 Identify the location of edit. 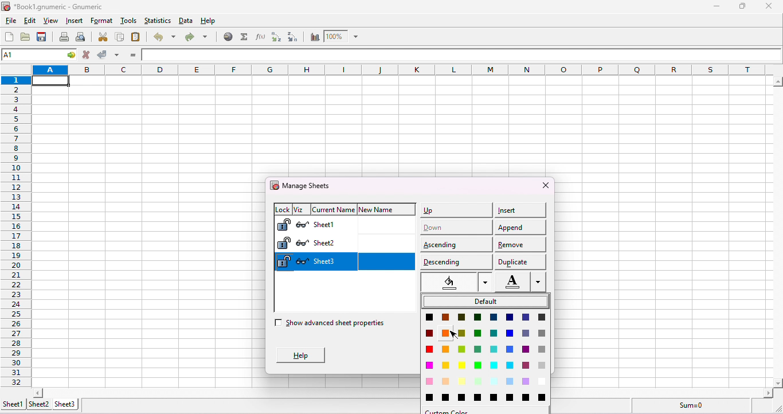
(27, 21).